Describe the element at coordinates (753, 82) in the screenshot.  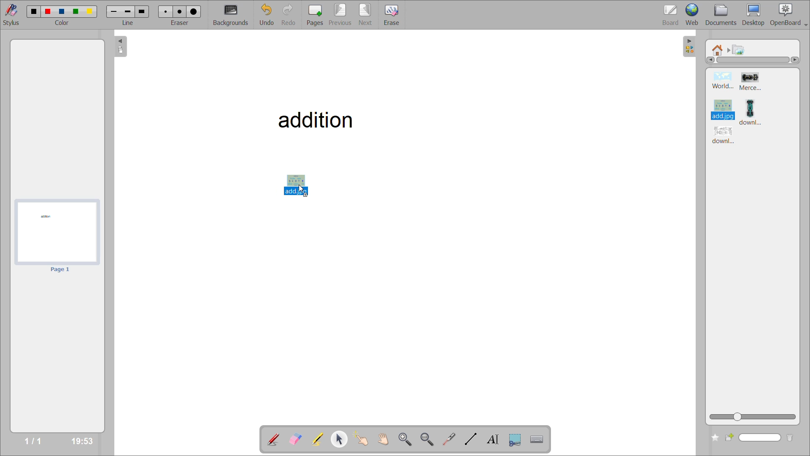
I see `image 2` at that location.